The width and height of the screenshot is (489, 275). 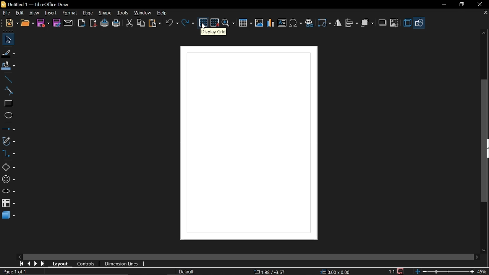 What do you see at coordinates (36, 264) in the screenshot?
I see `next page` at bounding box center [36, 264].